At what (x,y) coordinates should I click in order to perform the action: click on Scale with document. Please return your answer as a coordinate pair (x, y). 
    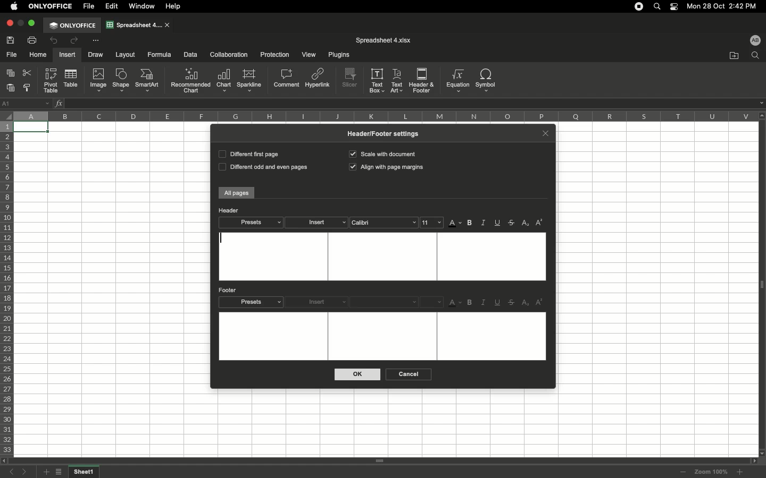
    Looking at the image, I should click on (382, 153).